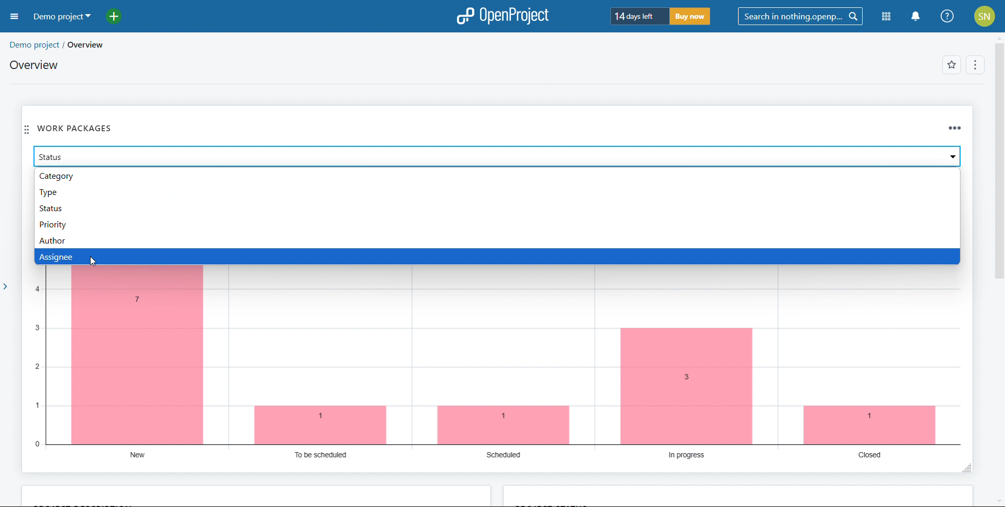 This screenshot has width=1005, height=507. What do you see at coordinates (984, 16) in the screenshot?
I see `account` at bounding box center [984, 16].